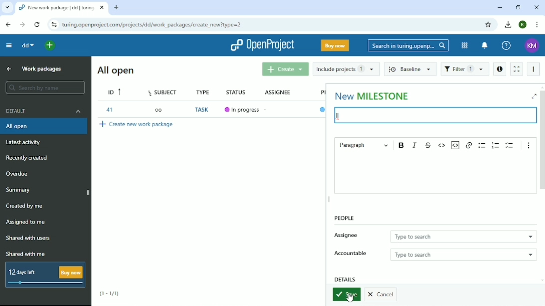 The width and height of the screenshot is (545, 306). I want to click on (1-1/1), so click(110, 293).